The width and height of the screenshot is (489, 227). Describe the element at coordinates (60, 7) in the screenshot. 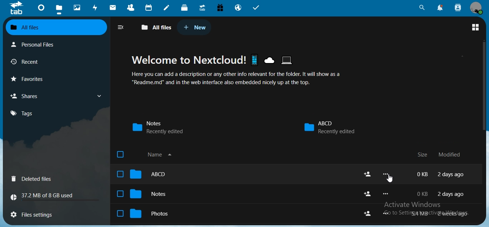

I see `files` at that location.